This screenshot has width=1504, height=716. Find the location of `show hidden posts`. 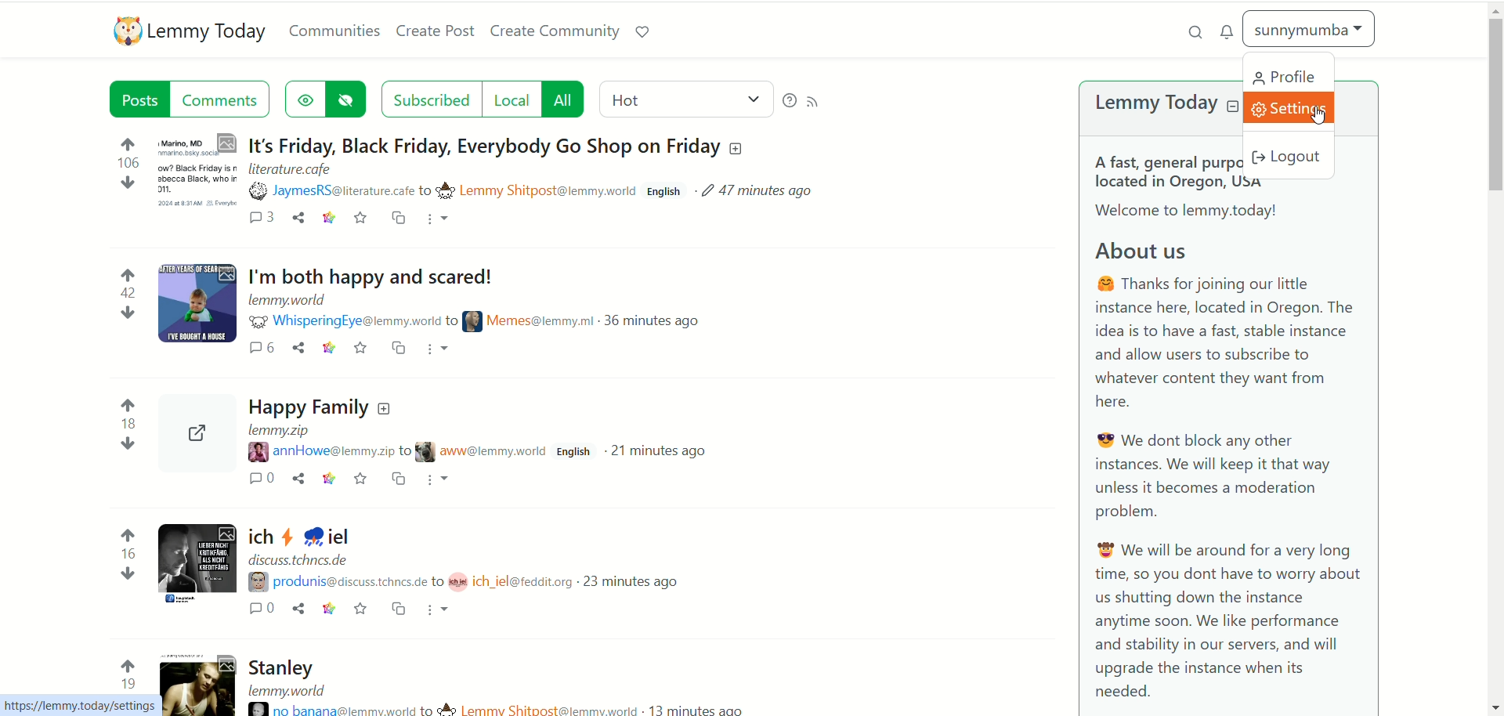

show hidden posts is located at coordinates (303, 98).